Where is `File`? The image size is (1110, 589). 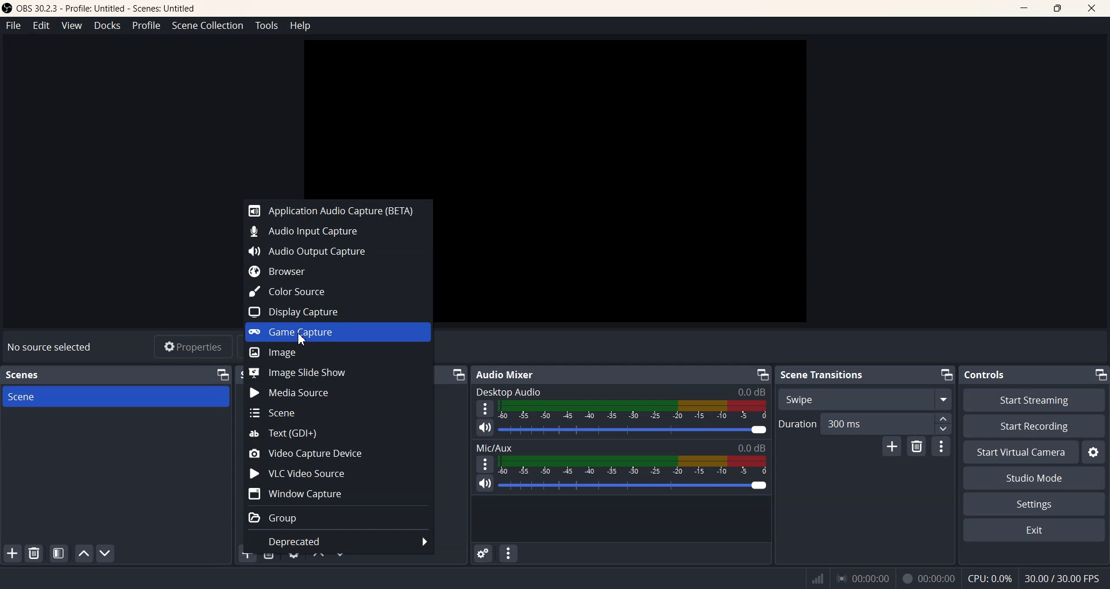
File is located at coordinates (14, 25).